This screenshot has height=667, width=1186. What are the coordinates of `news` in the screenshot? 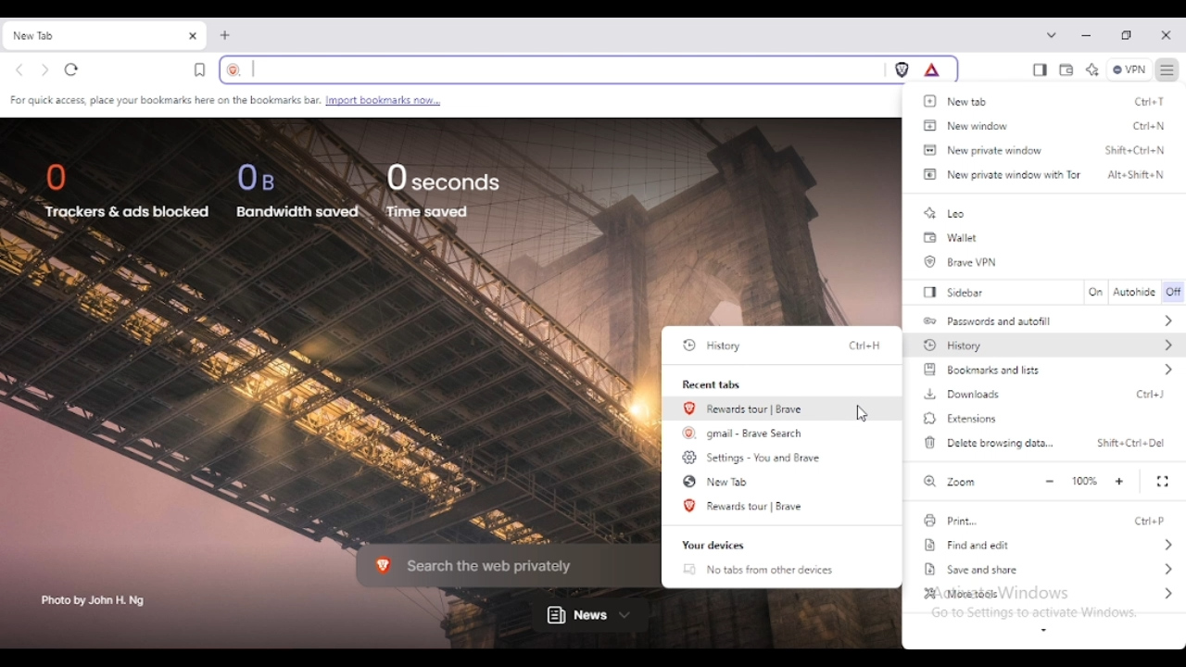 It's located at (590, 616).